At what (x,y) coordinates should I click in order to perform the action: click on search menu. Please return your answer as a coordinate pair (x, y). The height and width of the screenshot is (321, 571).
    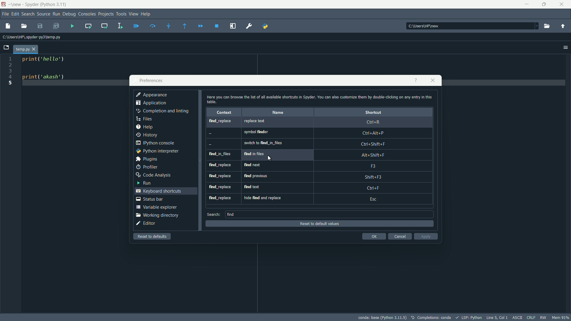
    Looking at the image, I should click on (29, 14).